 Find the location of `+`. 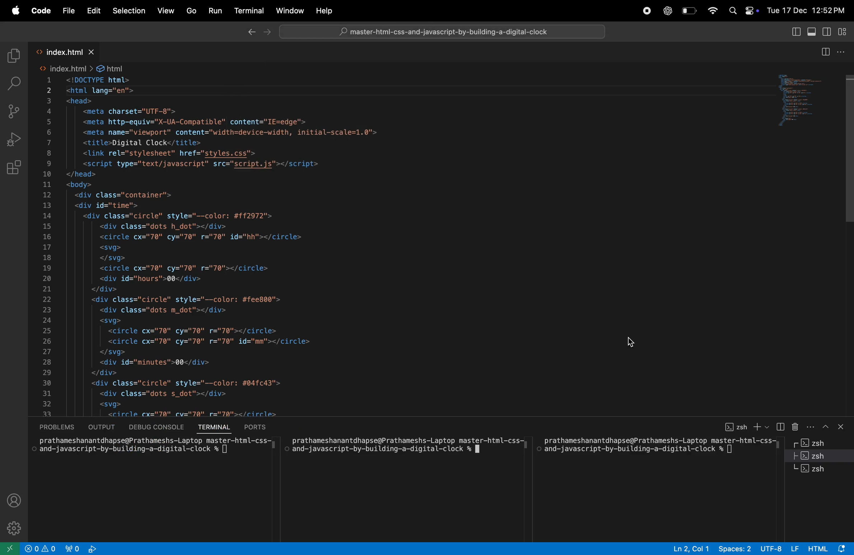

+ is located at coordinates (761, 426).